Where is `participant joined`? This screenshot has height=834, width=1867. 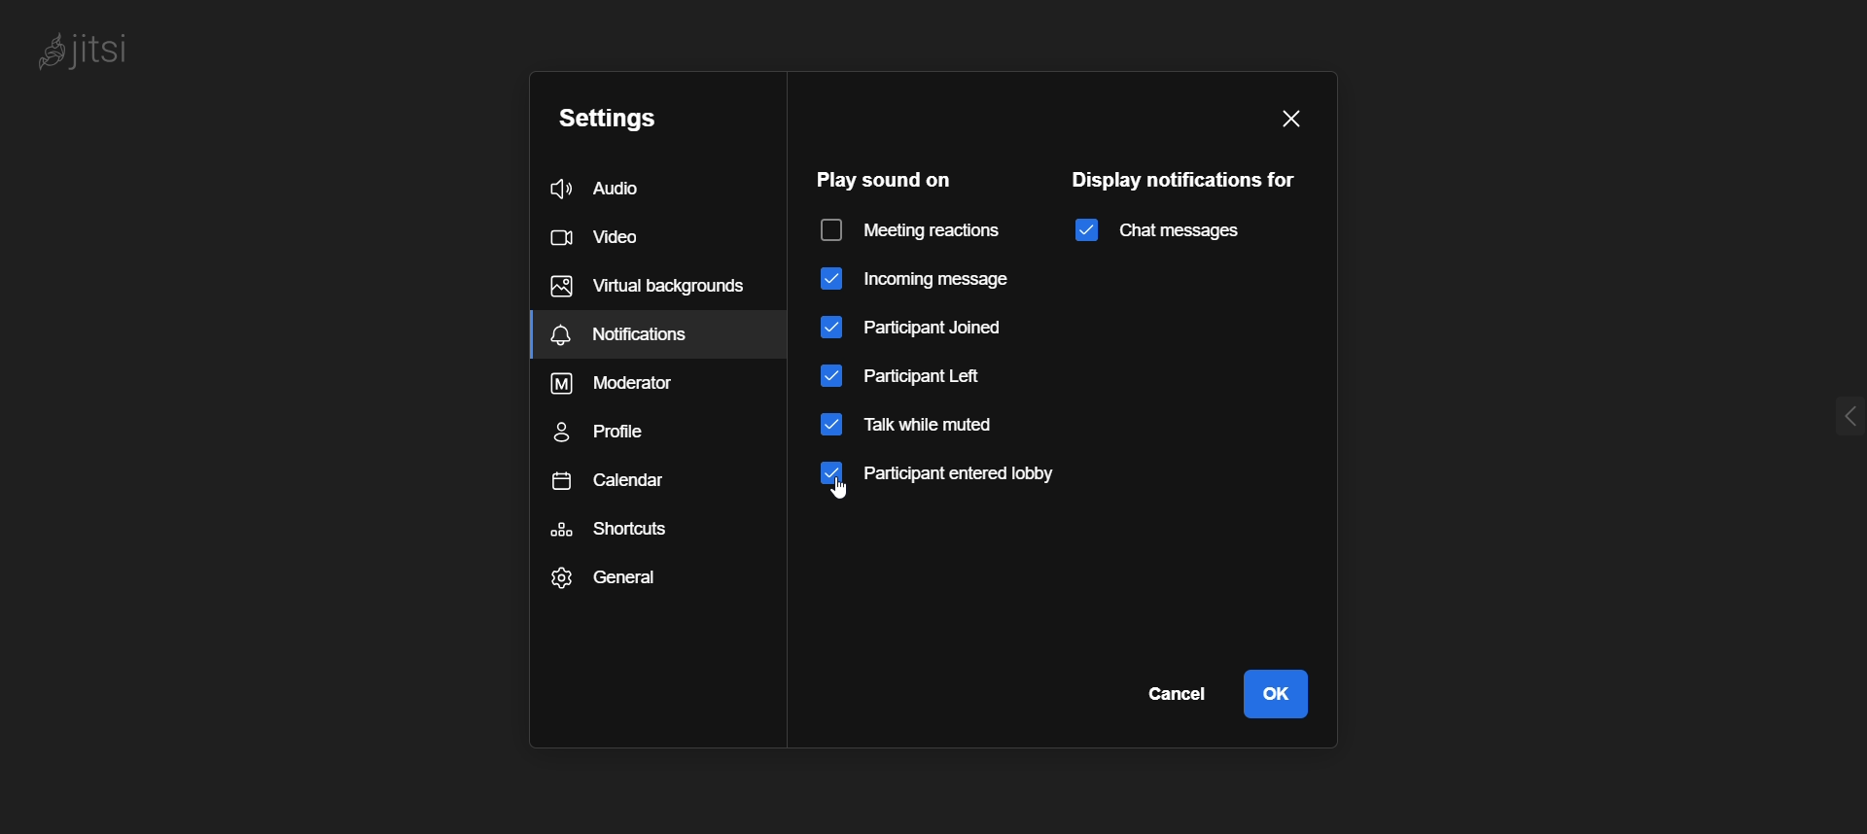
participant joined is located at coordinates (917, 327).